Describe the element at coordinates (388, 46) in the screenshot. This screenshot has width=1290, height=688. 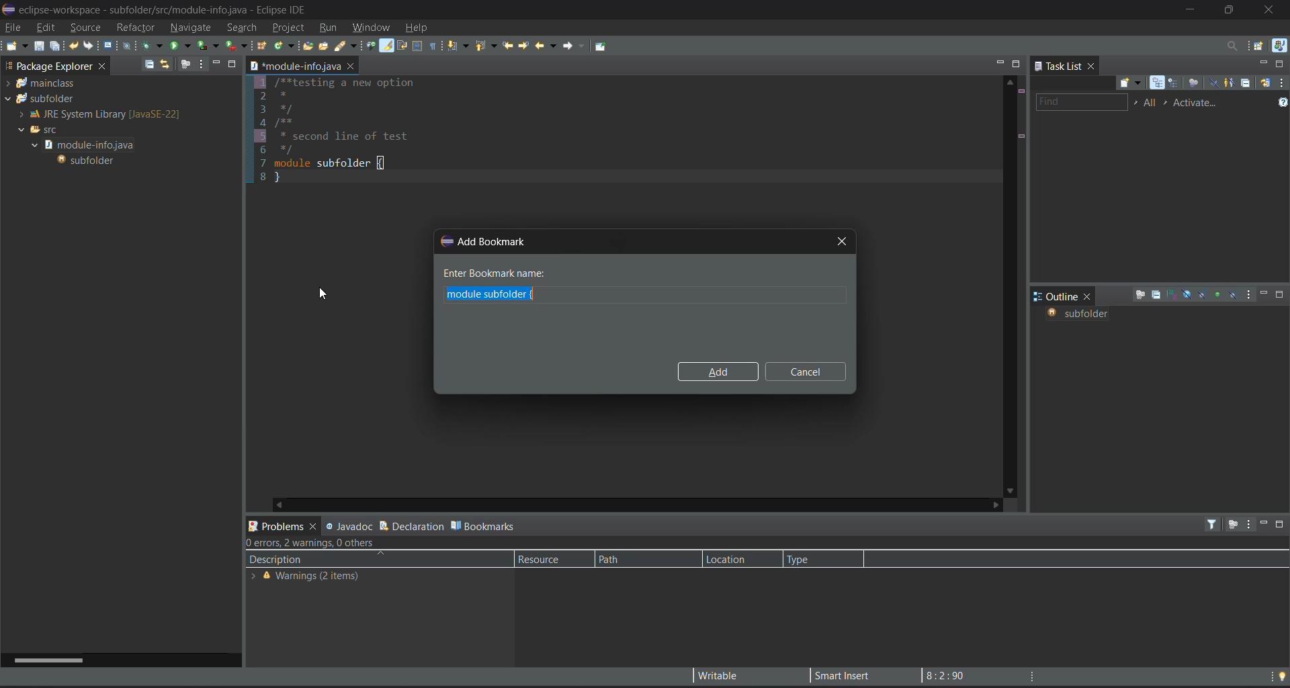
I see `toggle mark occurences` at that location.